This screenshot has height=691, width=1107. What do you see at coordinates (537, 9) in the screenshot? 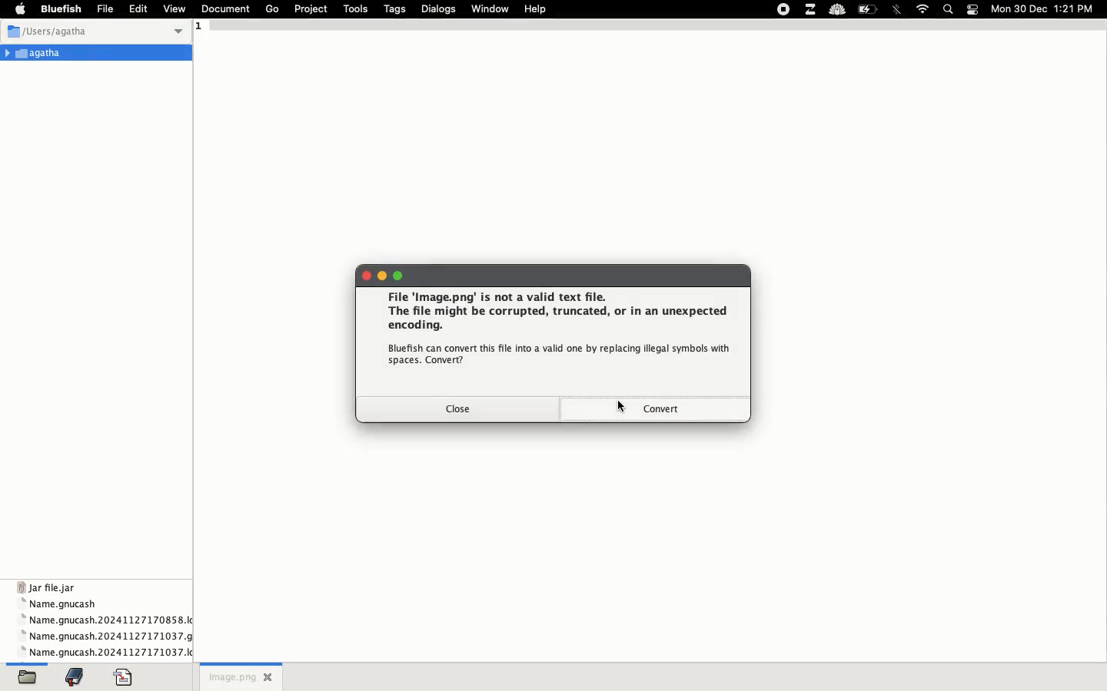
I see `help` at bounding box center [537, 9].